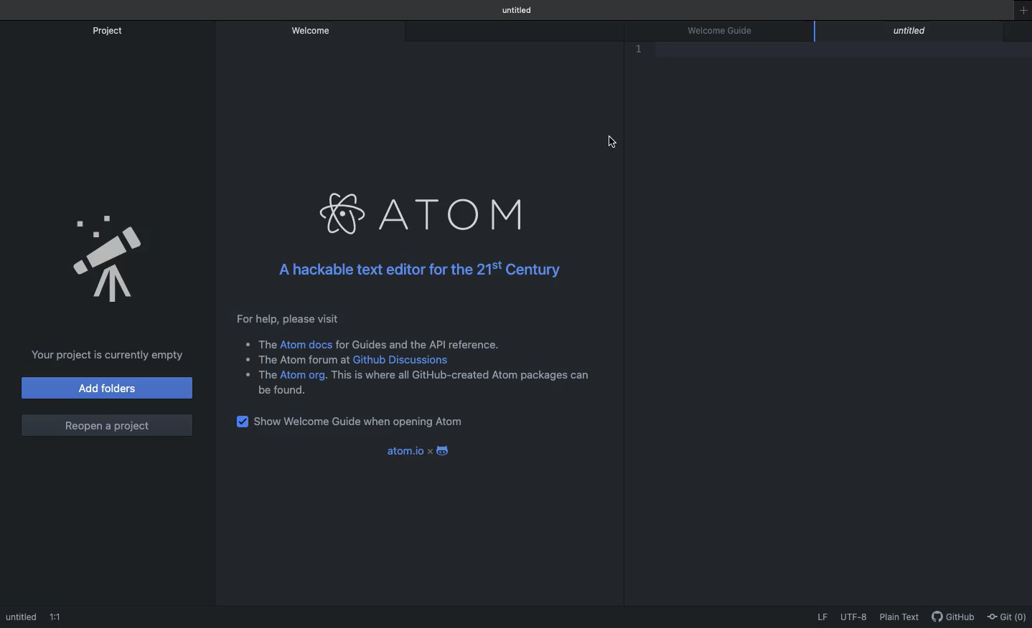 Image resolution: width=1032 pixels, height=628 pixels. Describe the element at coordinates (411, 361) in the screenshot. I see `Github Discussion Link` at that location.